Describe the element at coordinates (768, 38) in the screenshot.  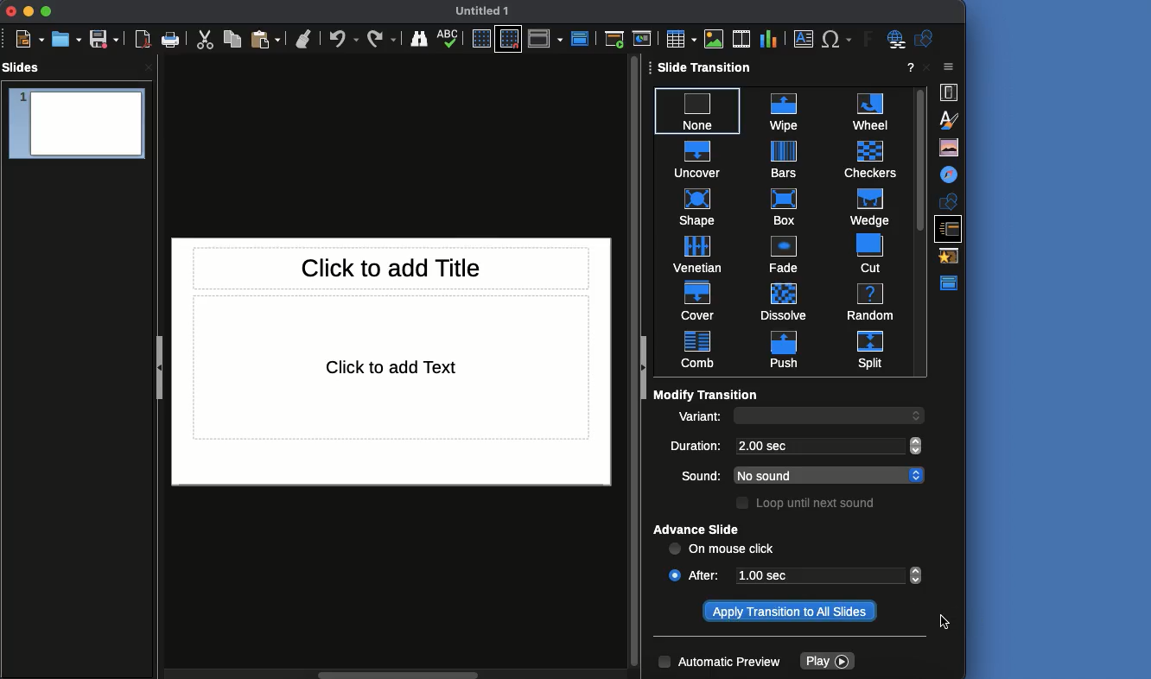
I see `Chart` at that location.